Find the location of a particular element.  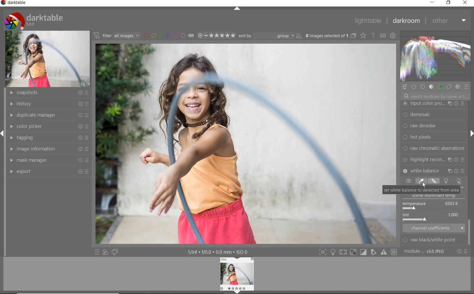

reset or preset preference is located at coordinates (462, 252).